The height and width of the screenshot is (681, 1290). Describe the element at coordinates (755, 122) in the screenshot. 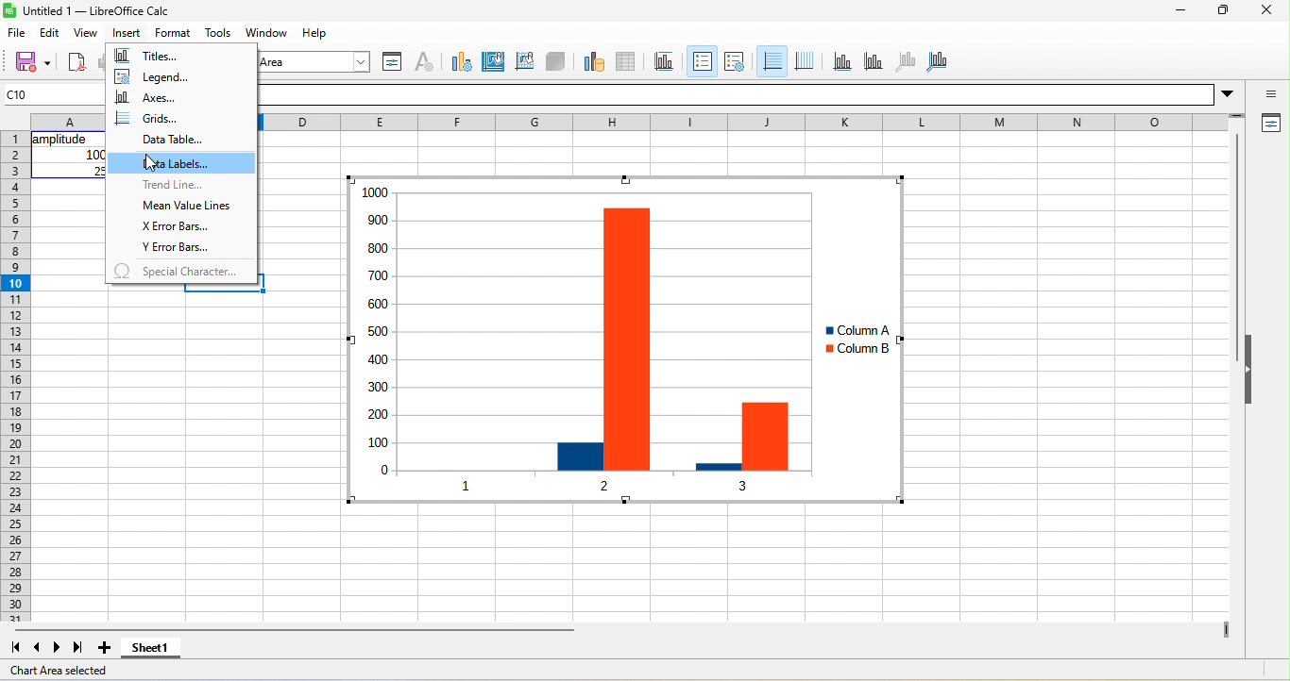

I see `column headings` at that location.